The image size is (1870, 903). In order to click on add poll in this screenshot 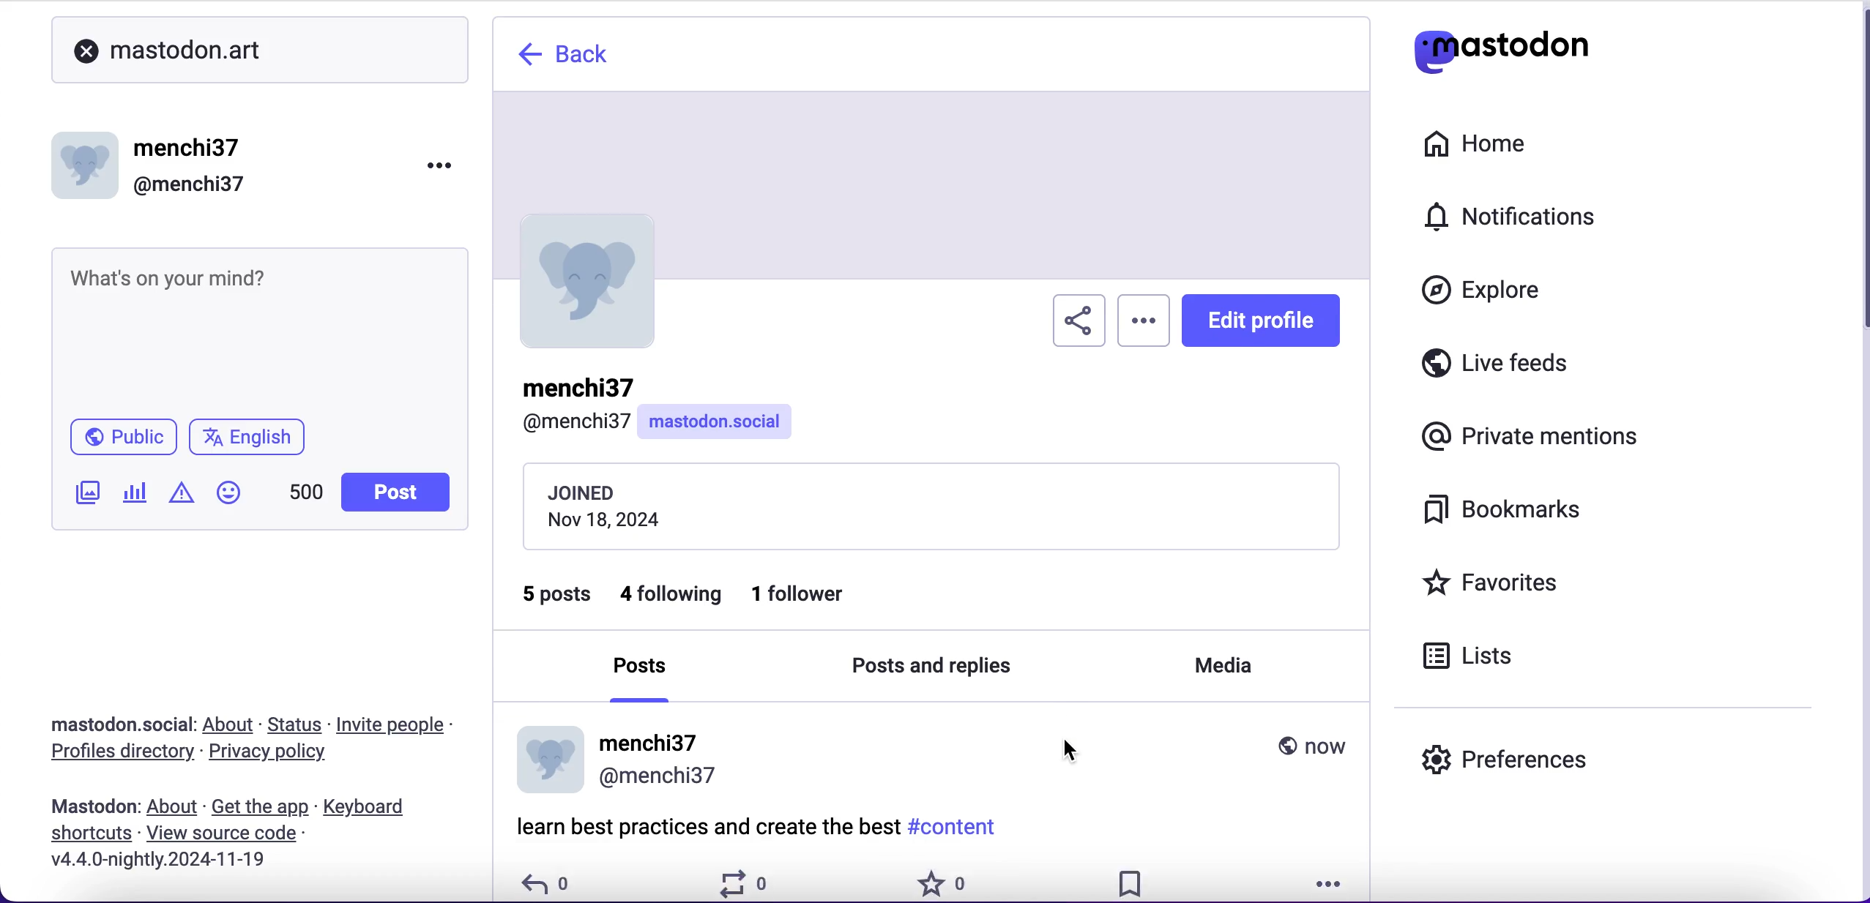, I will do `click(135, 495)`.